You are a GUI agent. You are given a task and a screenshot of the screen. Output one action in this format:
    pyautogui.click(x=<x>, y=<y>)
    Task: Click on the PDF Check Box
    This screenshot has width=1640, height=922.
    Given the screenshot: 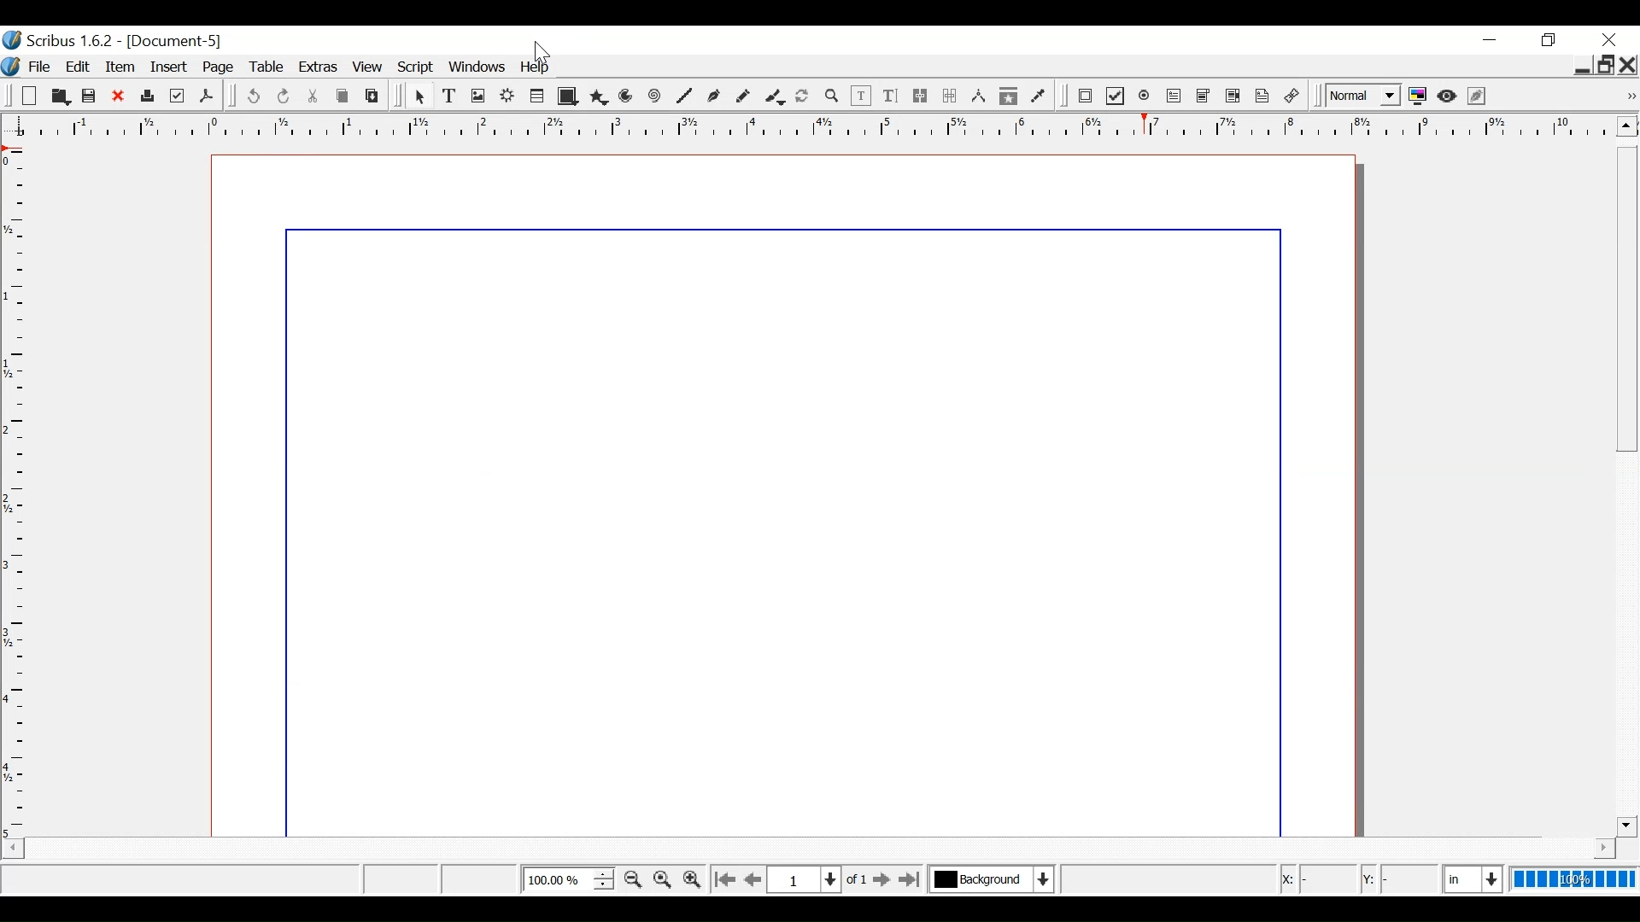 What is the action you would take?
    pyautogui.click(x=1116, y=96)
    